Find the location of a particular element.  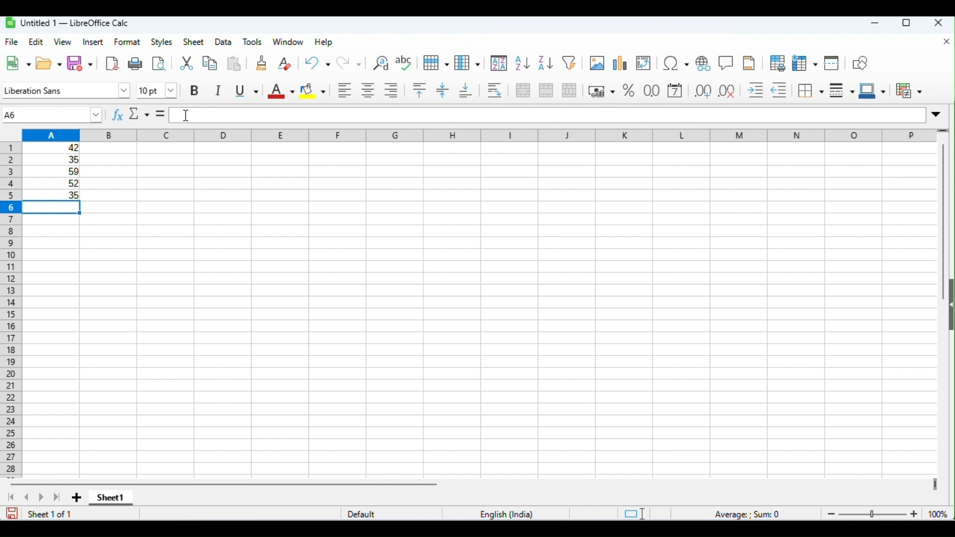

insert is located at coordinates (93, 42).